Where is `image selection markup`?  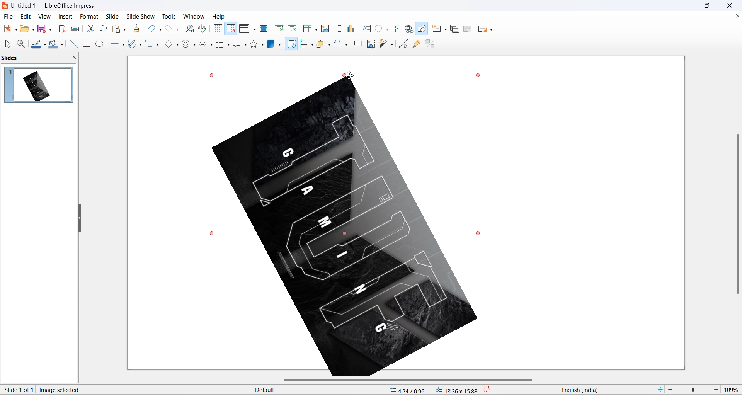 image selection markup is located at coordinates (211, 75).